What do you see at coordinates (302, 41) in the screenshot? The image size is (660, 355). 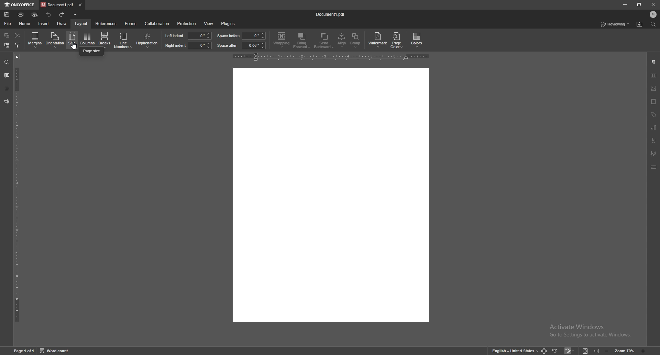 I see `bring forward` at bounding box center [302, 41].